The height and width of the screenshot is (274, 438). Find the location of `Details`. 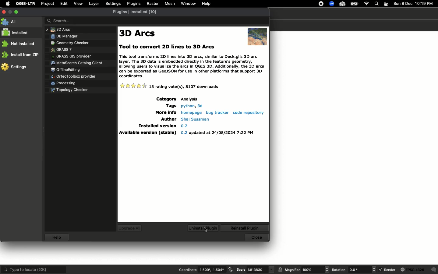

Details is located at coordinates (185, 106).